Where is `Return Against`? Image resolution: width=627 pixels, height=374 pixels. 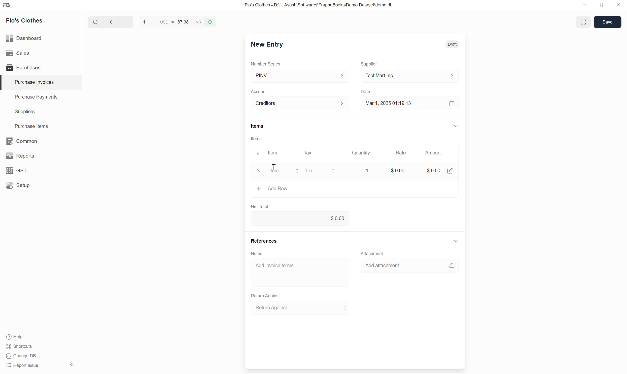
Return Against is located at coordinates (298, 308).